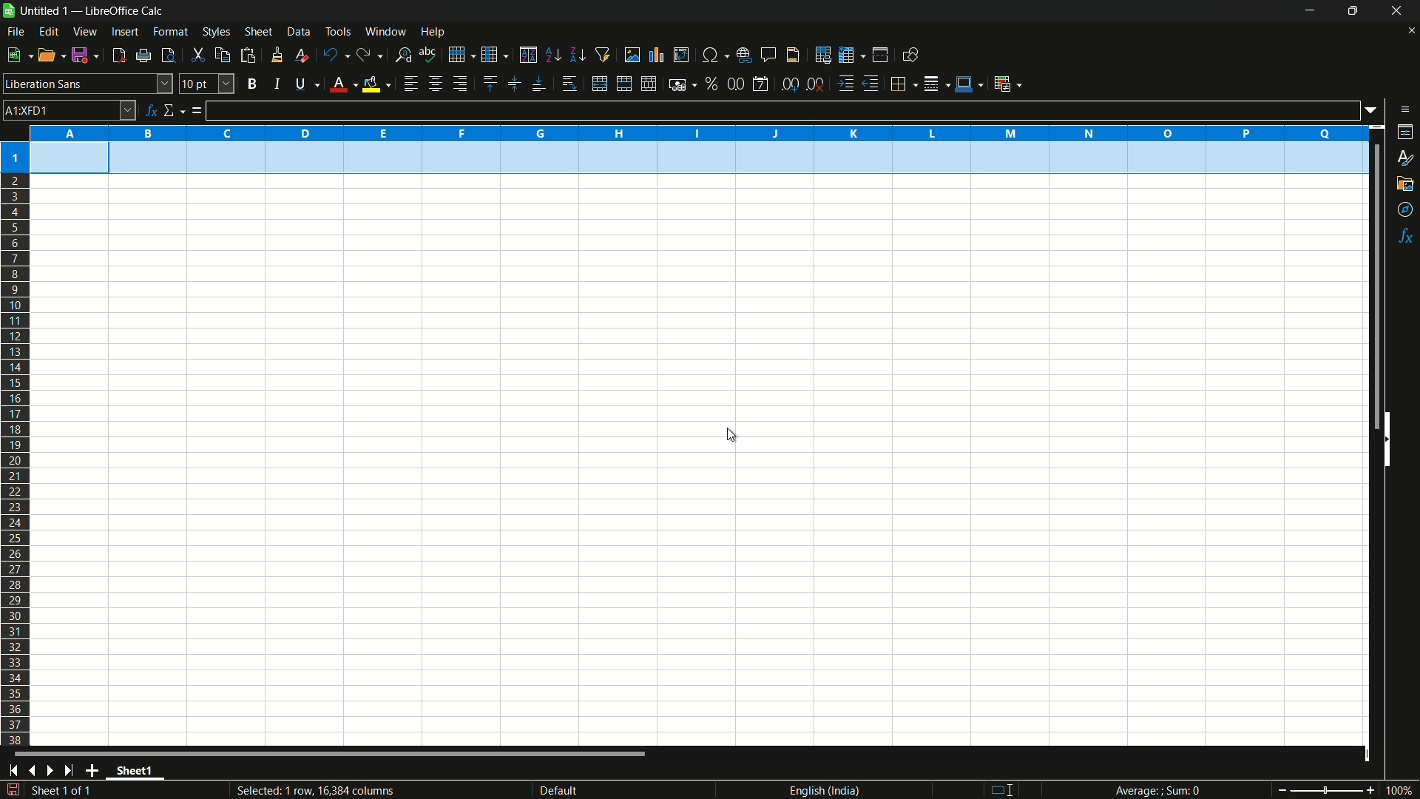  Describe the element at coordinates (87, 55) in the screenshot. I see `save` at that location.